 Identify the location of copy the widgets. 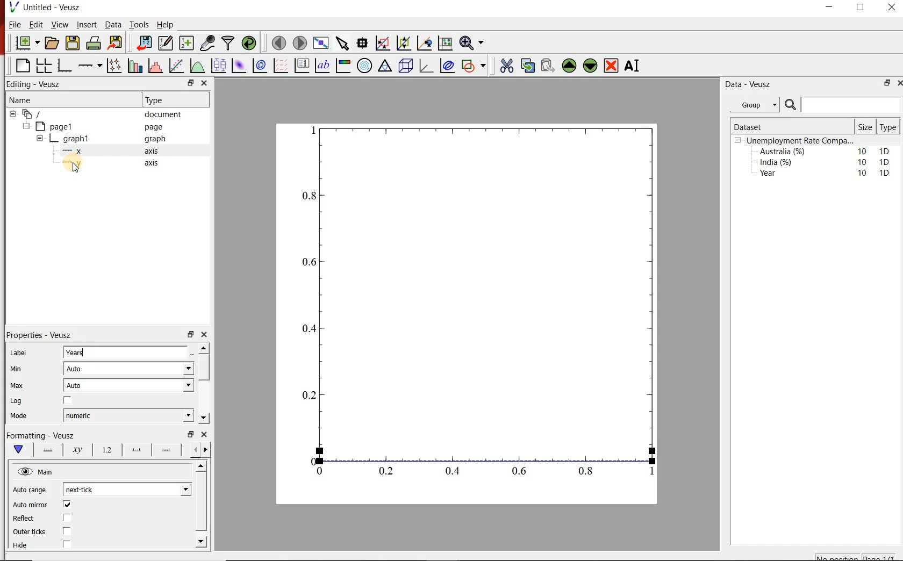
(527, 66).